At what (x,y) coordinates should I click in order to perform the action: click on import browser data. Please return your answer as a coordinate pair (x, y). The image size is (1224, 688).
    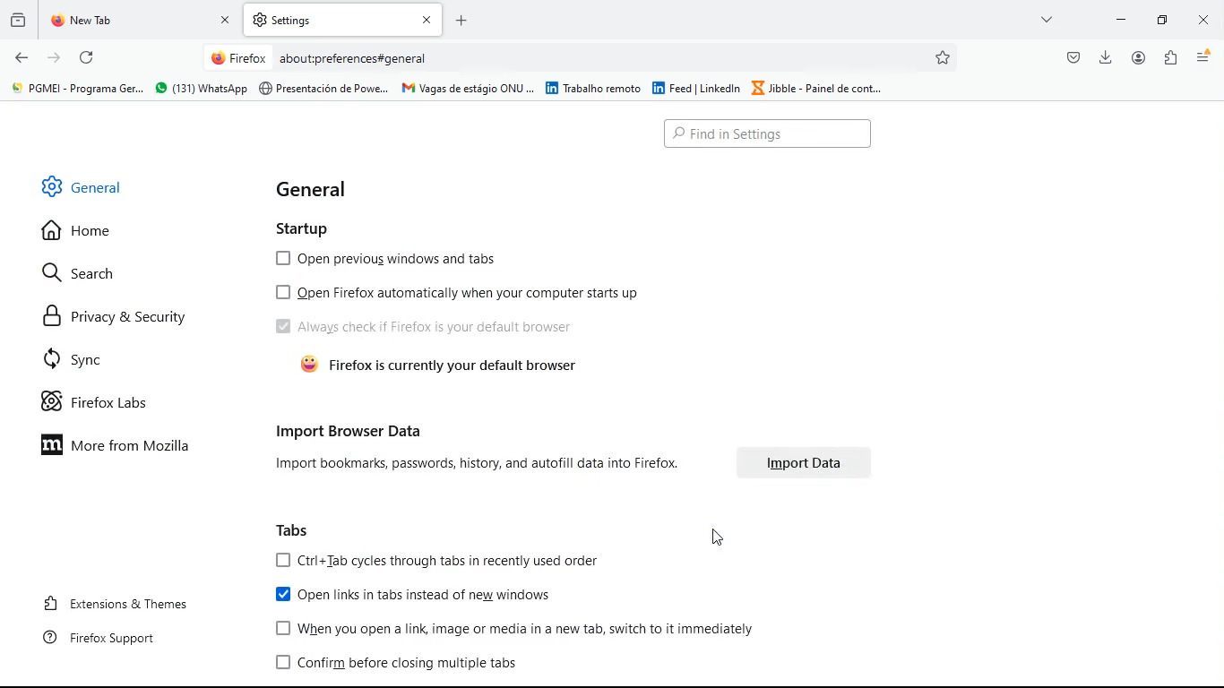
    Looking at the image, I should click on (349, 431).